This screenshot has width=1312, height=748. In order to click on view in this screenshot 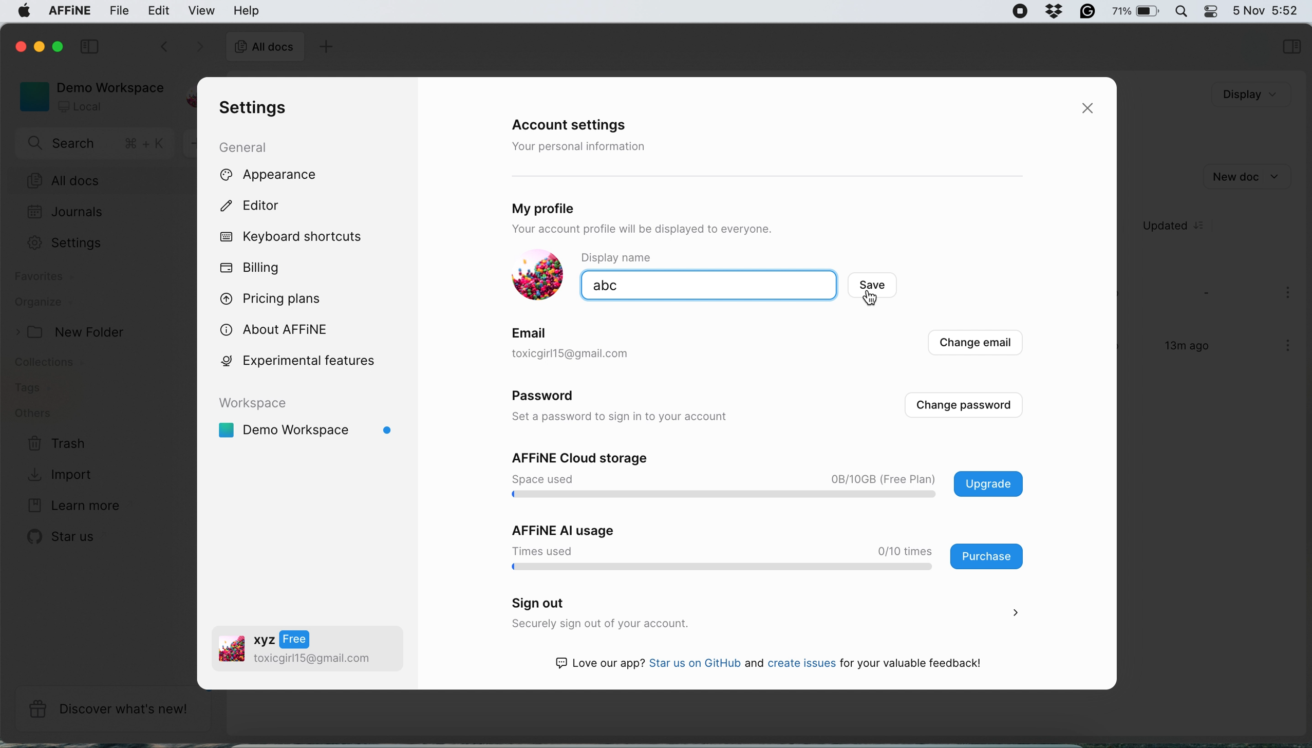, I will do `click(203, 10)`.